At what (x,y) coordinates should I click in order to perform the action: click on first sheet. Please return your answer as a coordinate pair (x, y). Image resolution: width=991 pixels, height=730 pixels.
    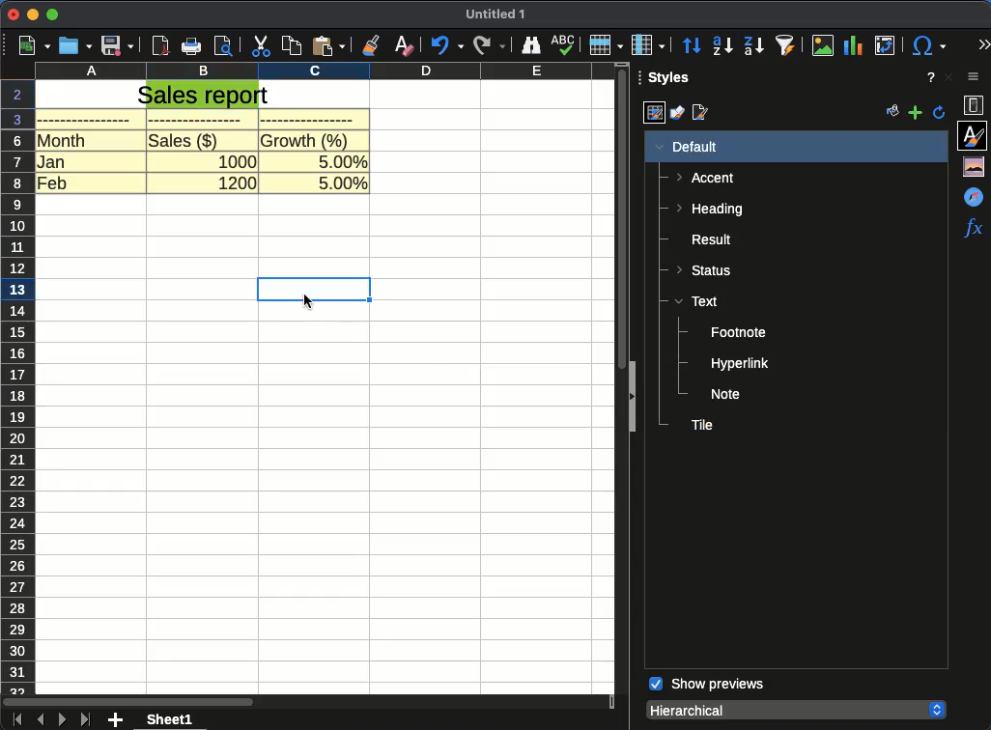
    Looking at the image, I should click on (15, 720).